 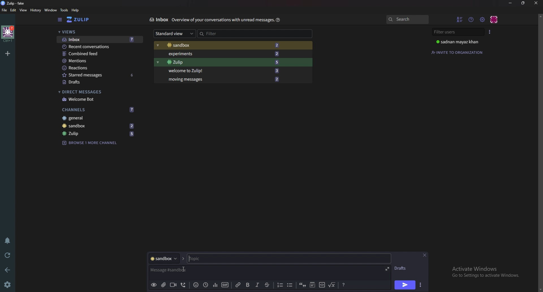 What do you see at coordinates (184, 285) in the screenshot?
I see `Voice call` at bounding box center [184, 285].